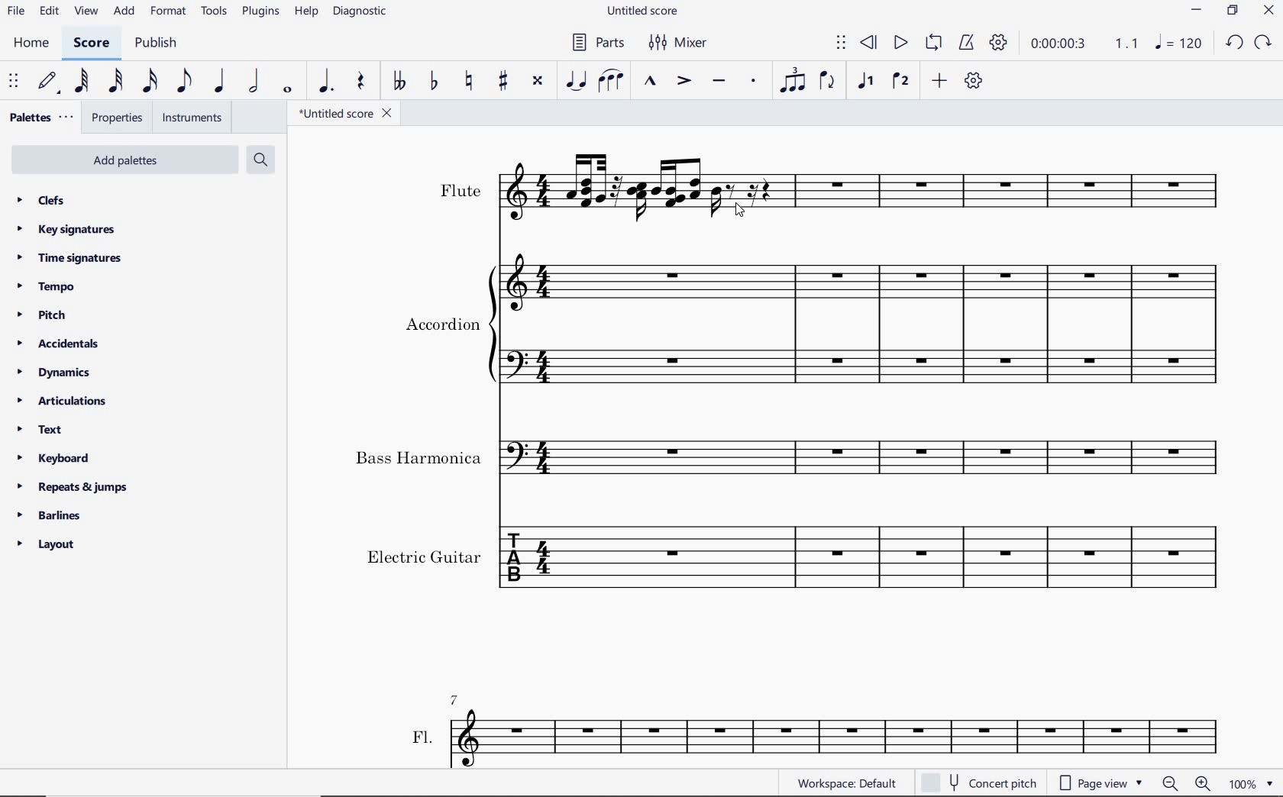 The image size is (1283, 797). What do you see at coordinates (982, 782) in the screenshot?
I see `concert pitch` at bounding box center [982, 782].